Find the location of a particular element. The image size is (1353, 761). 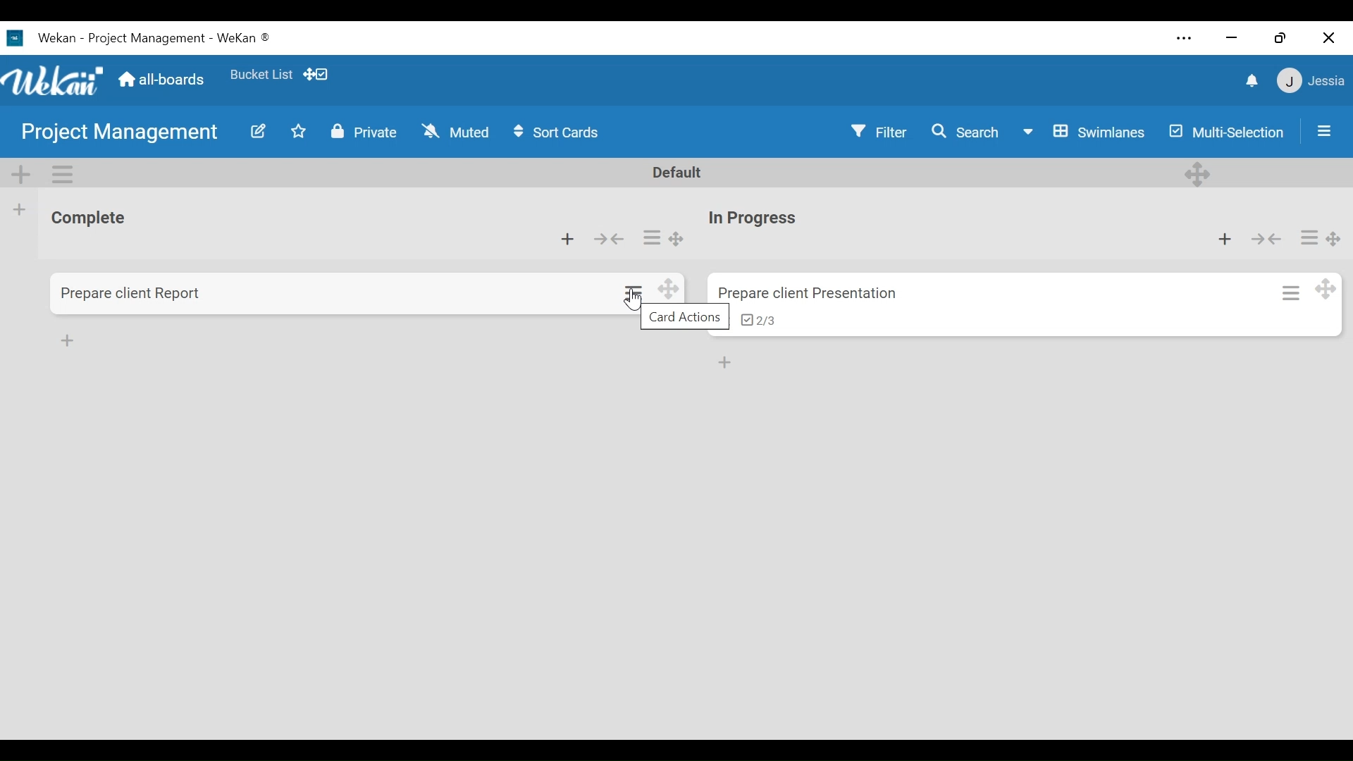

List Title is located at coordinates (94, 219).